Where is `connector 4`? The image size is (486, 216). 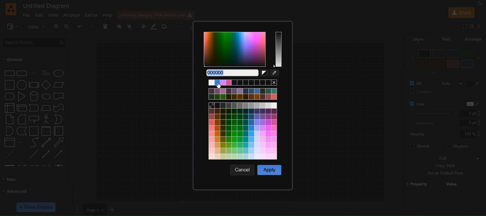
connector 4 is located at coordinates (46, 166).